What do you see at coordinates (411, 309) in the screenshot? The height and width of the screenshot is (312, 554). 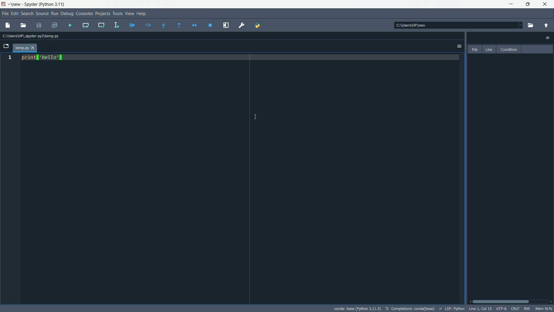 I see `completions: conda(base)` at bounding box center [411, 309].